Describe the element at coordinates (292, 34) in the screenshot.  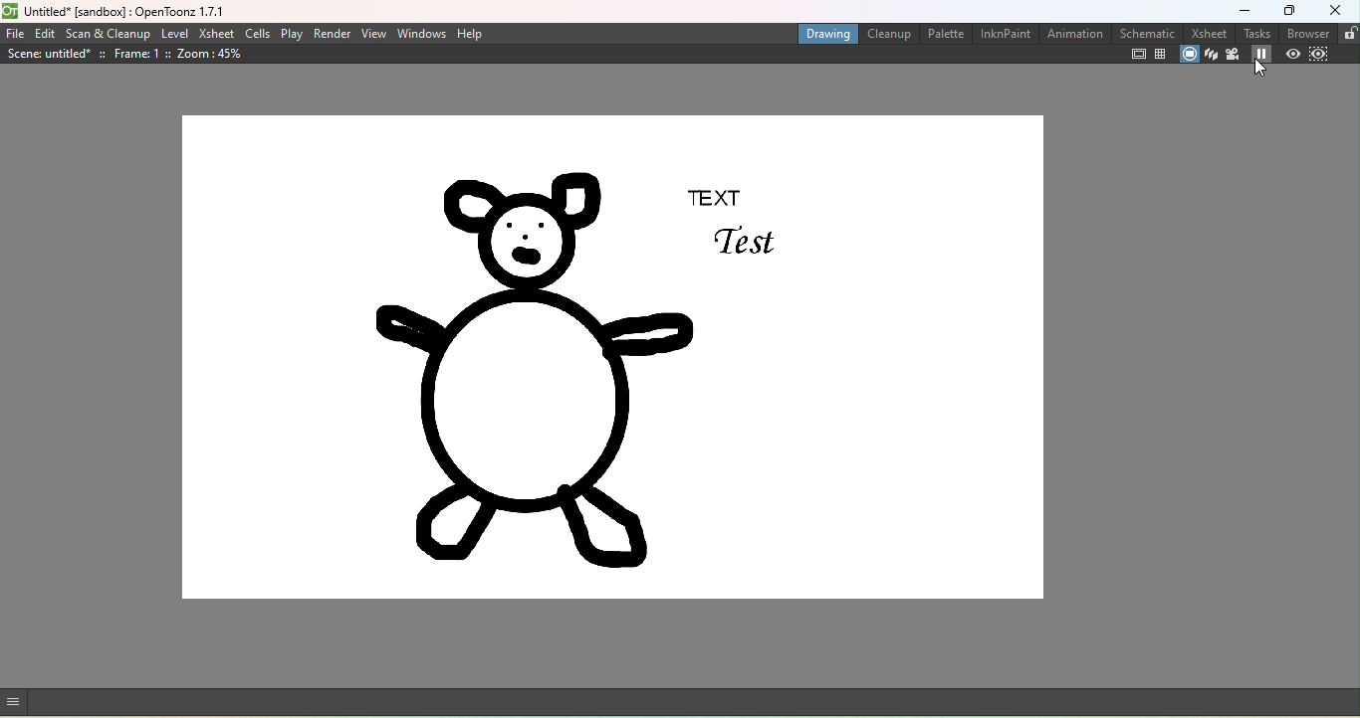
I see `Play` at that location.